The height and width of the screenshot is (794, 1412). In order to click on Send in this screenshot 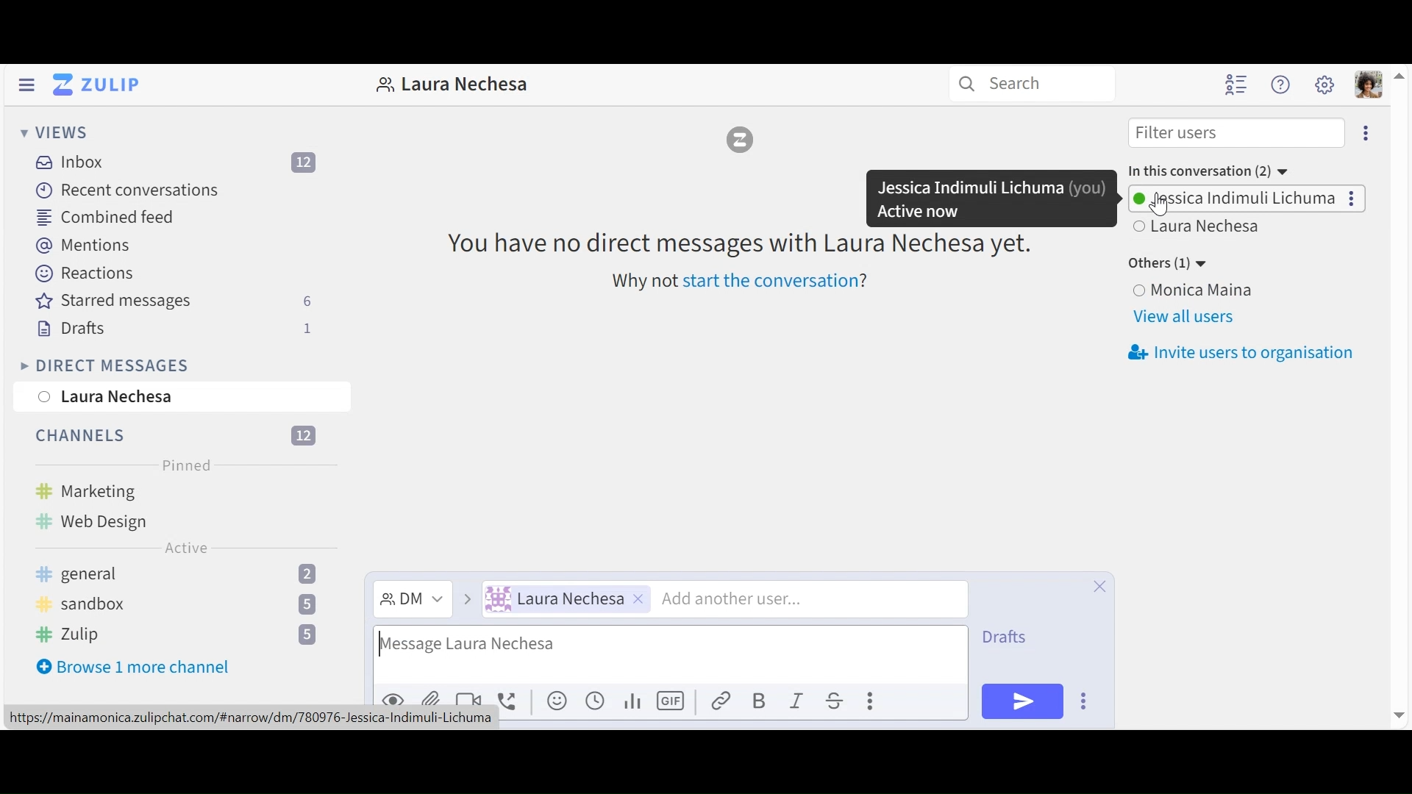, I will do `click(1021, 701)`.